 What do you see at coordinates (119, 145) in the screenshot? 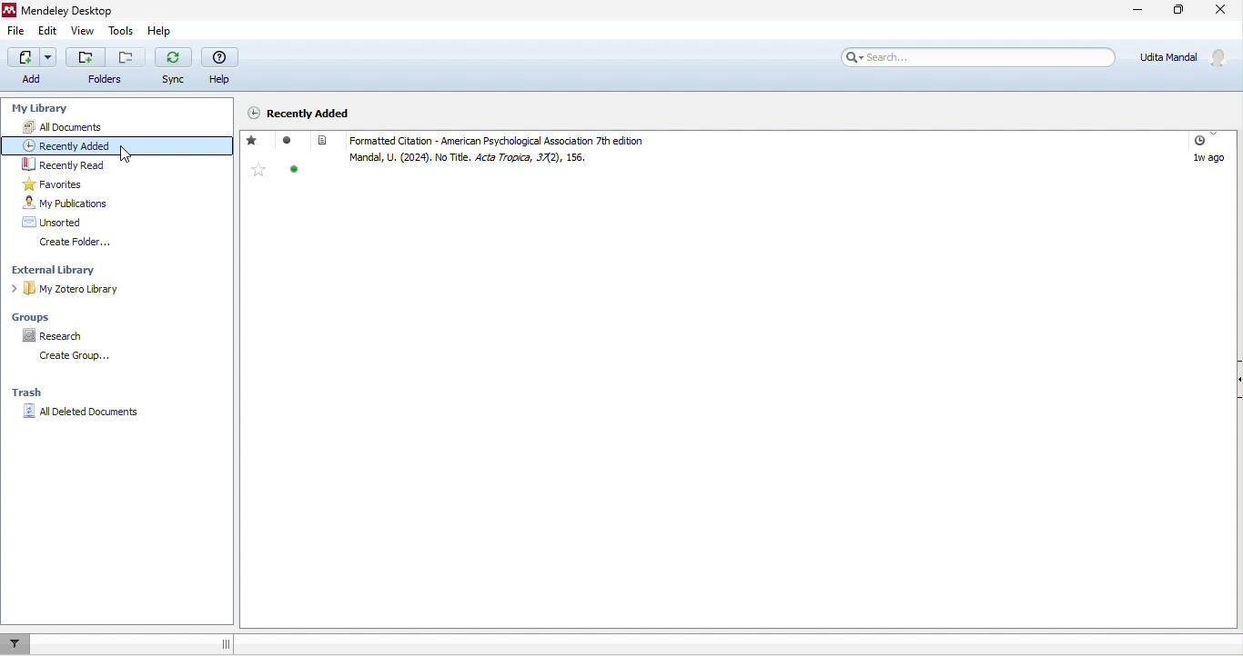
I see `recently added selecct` at bounding box center [119, 145].